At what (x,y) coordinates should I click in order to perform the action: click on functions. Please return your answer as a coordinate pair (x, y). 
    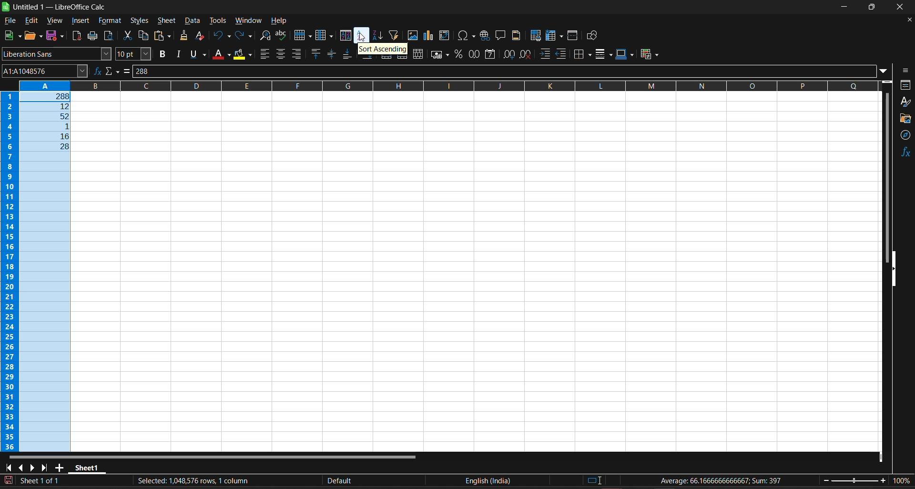
    Looking at the image, I should click on (906, 153).